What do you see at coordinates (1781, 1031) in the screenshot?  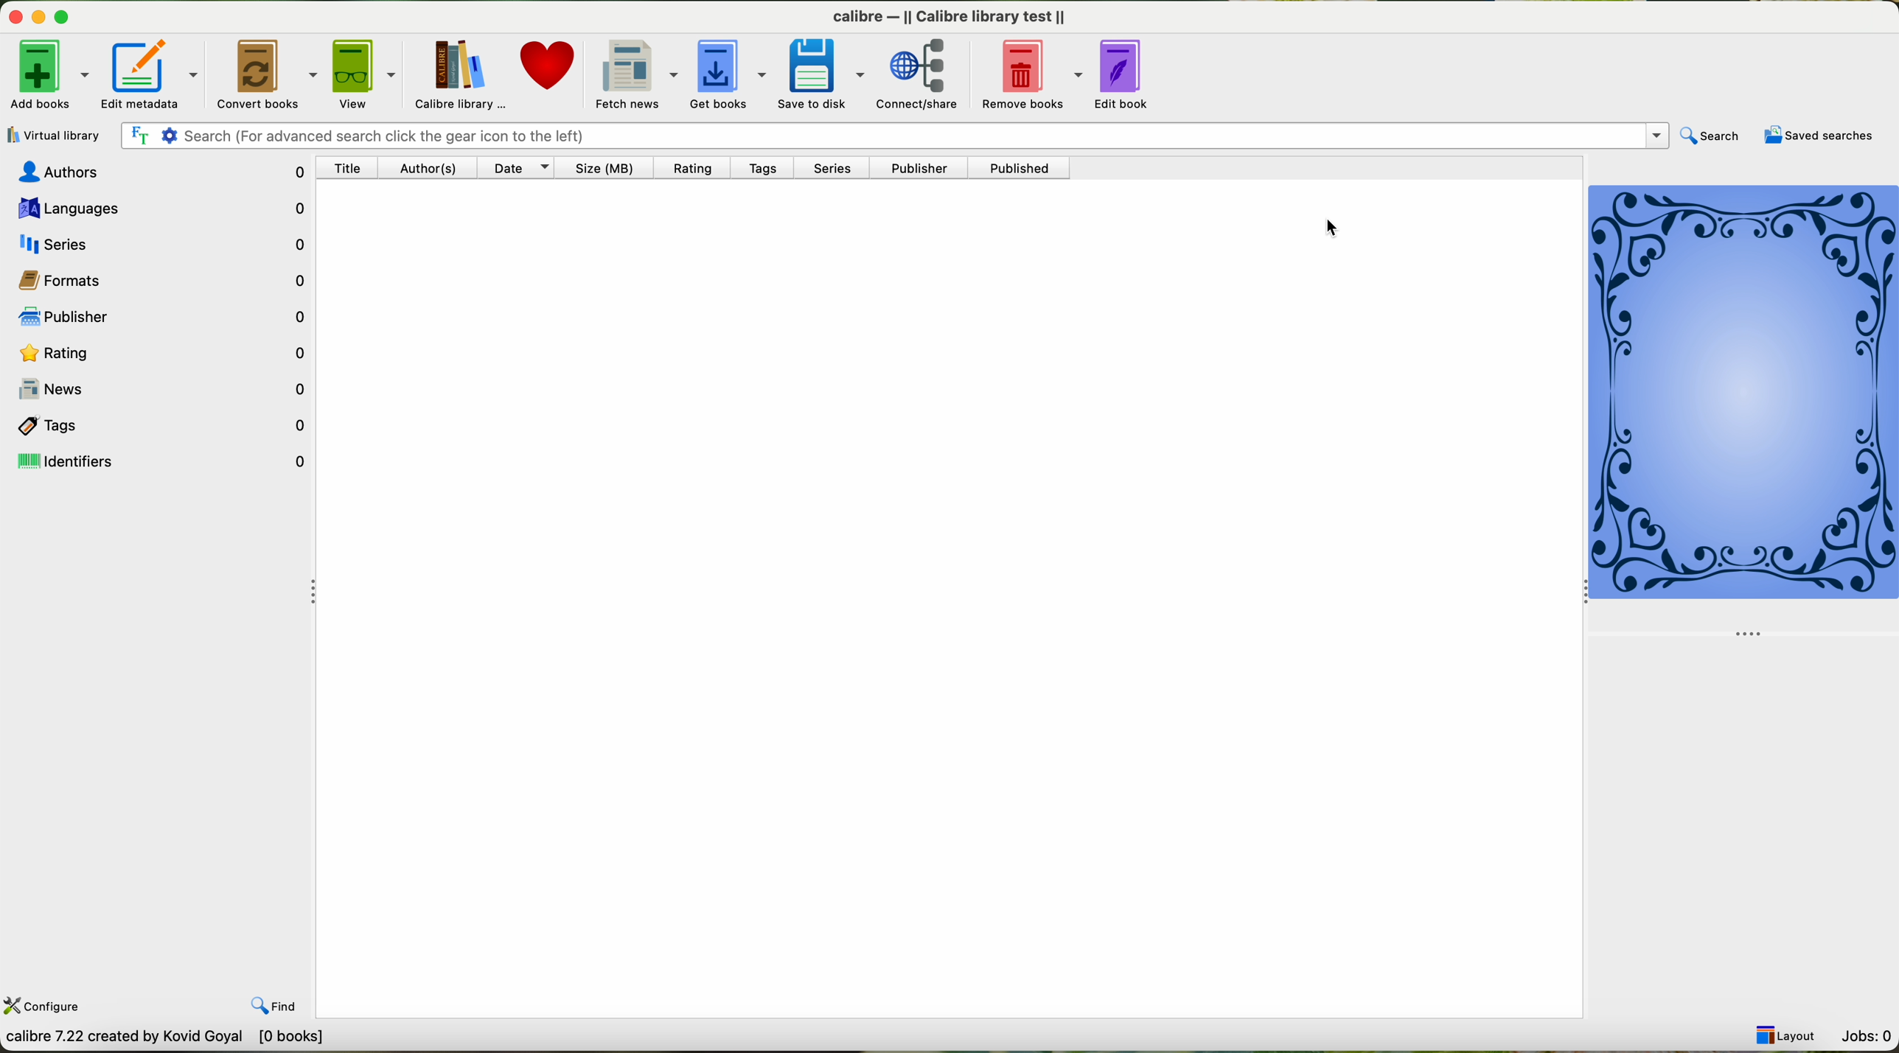 I see `Layout` at bounding box center [1781, 1031].